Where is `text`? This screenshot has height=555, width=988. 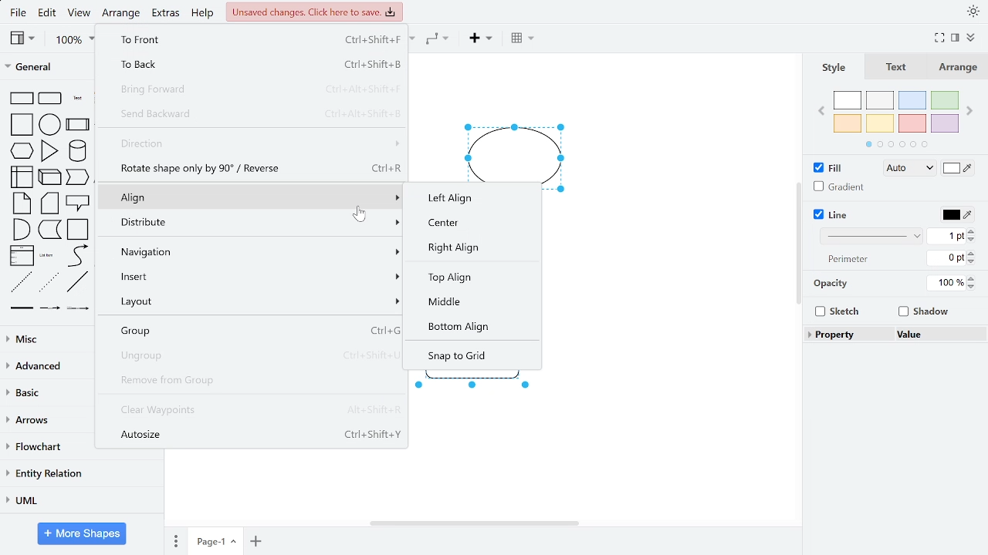
text is located at coordinates (78, 98).